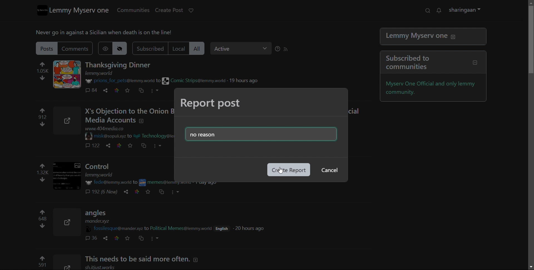 This screenshot has height=270, width=534. I want to click on subscribed, so click(152, 48).